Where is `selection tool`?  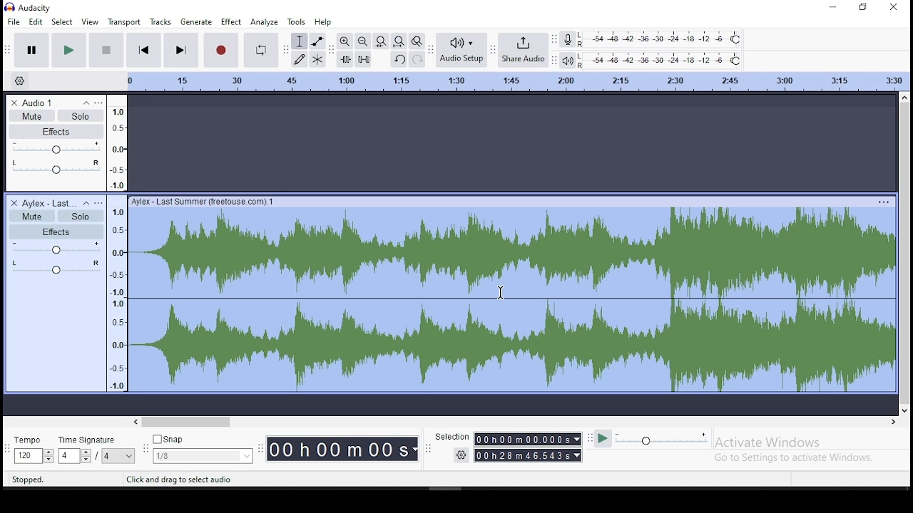
selection tool is located at coordinates (300, 41).